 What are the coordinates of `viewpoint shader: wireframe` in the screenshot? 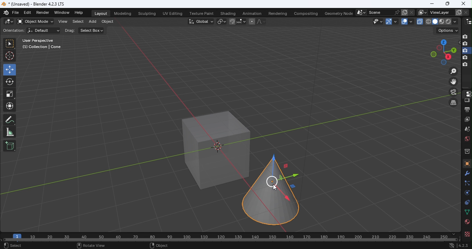 It's located at (428, 21).